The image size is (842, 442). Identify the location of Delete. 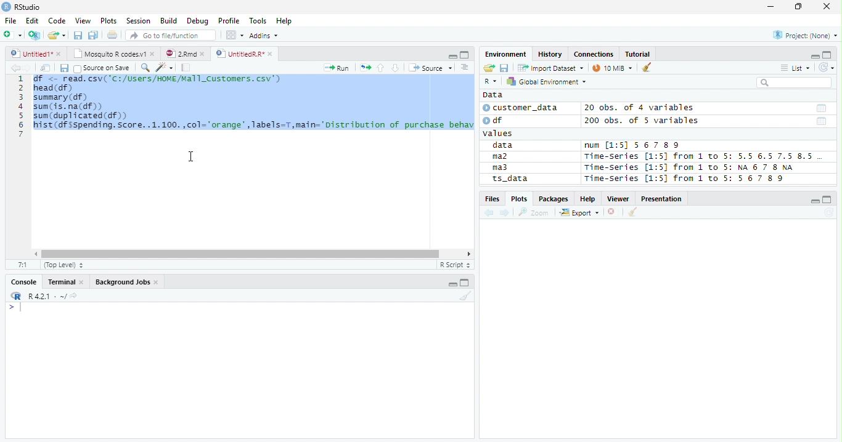
(613, 212).